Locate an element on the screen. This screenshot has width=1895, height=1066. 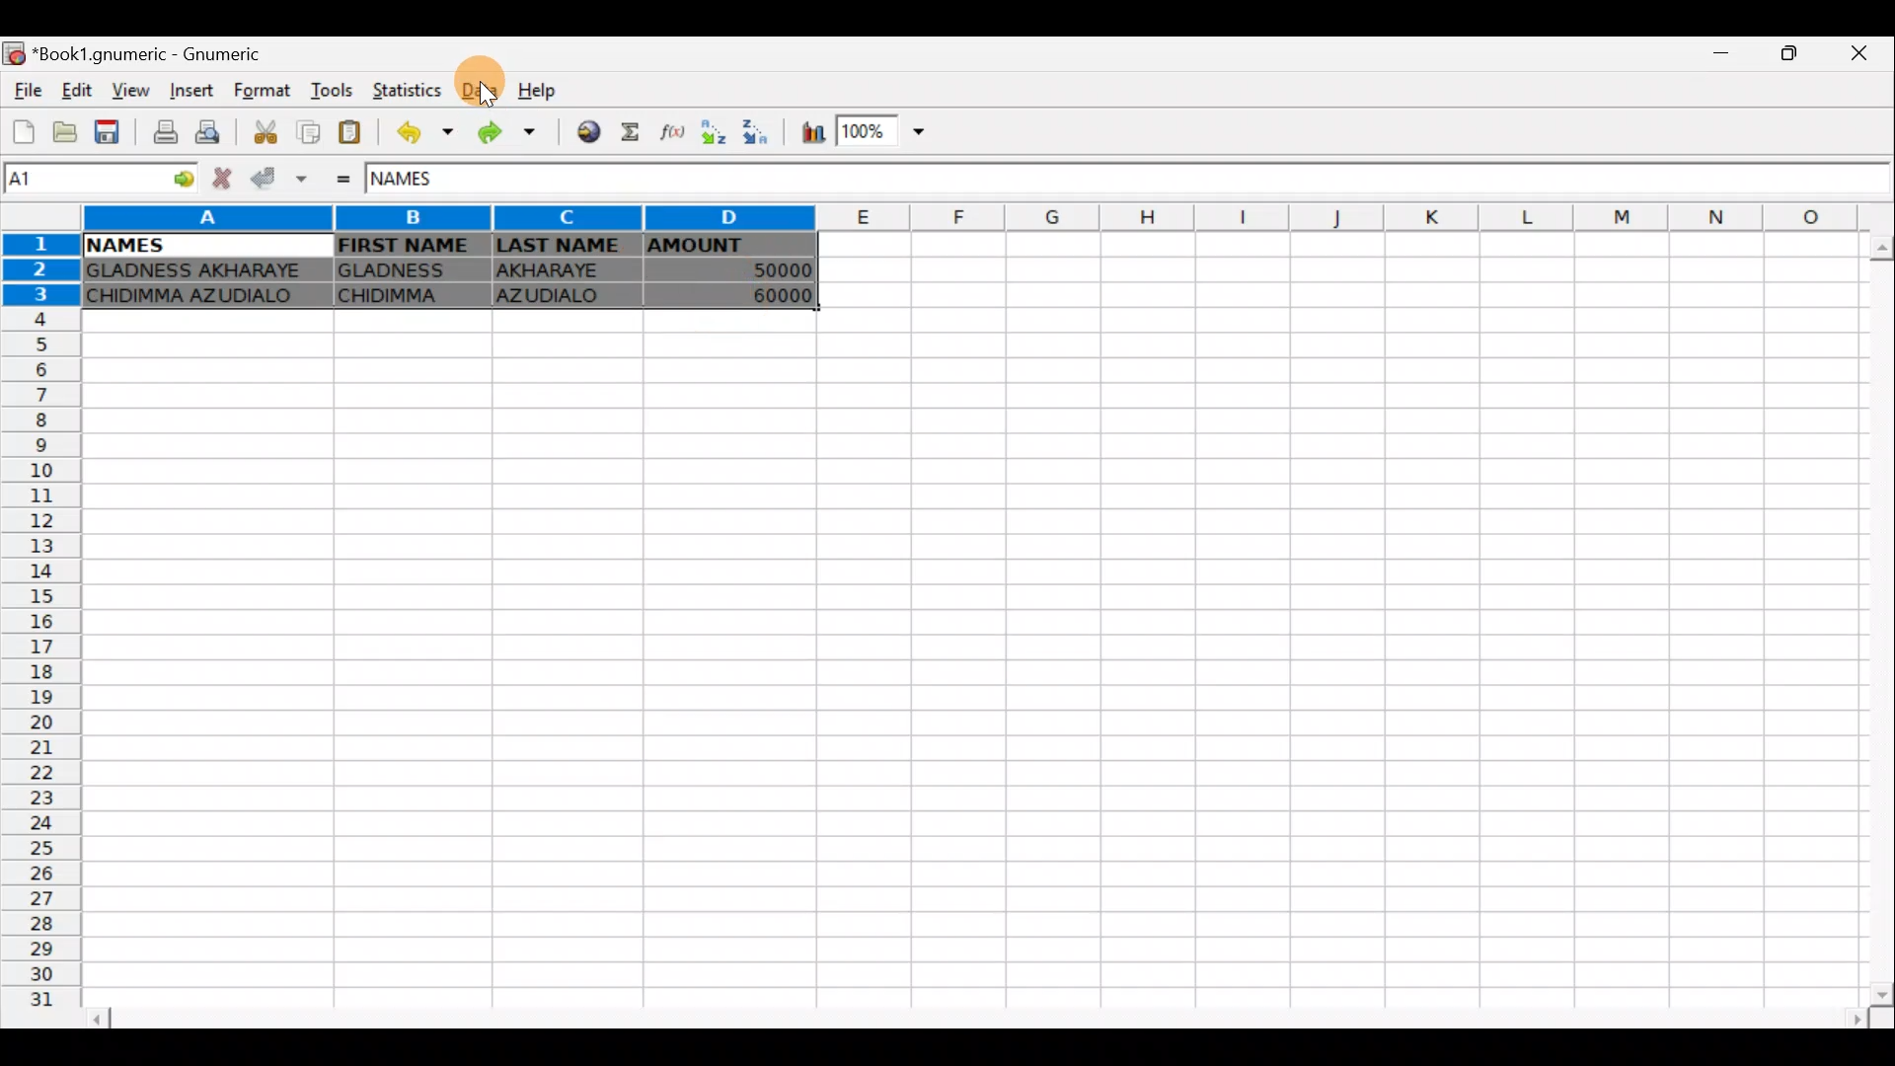
Cells is located at coordinates (959, 658).